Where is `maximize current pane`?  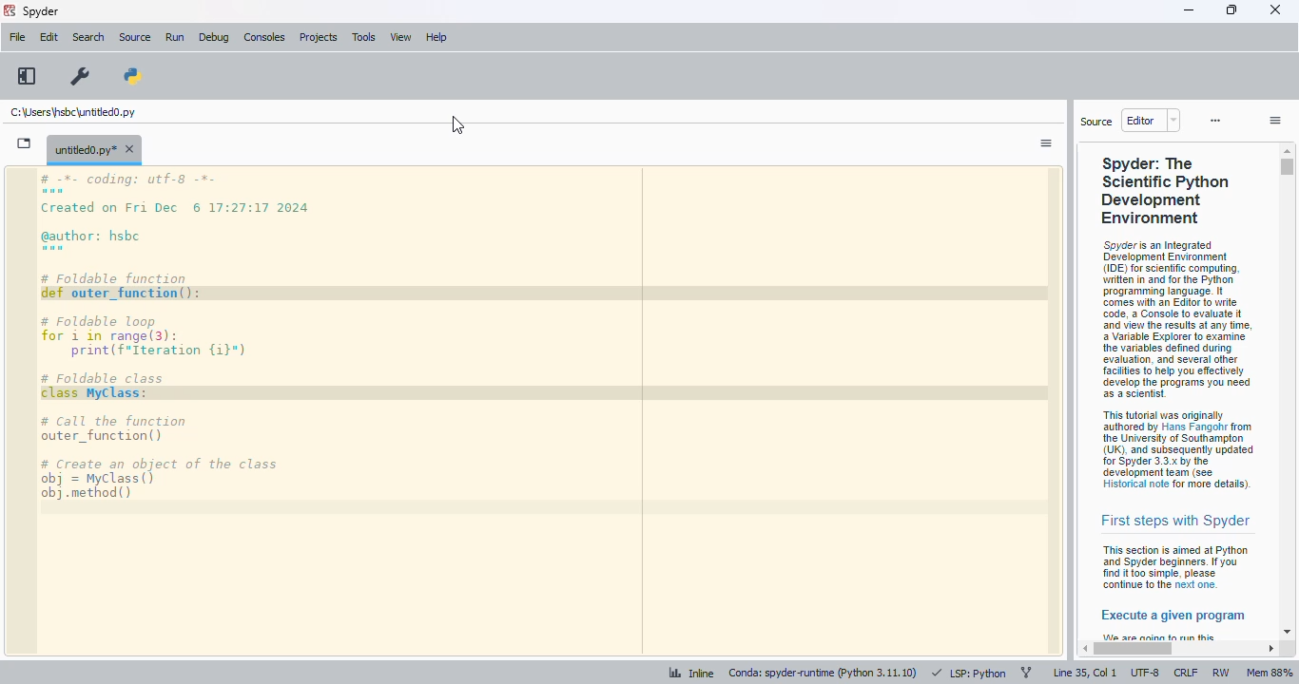 maximize current pane is located at coordinates (27, 76).